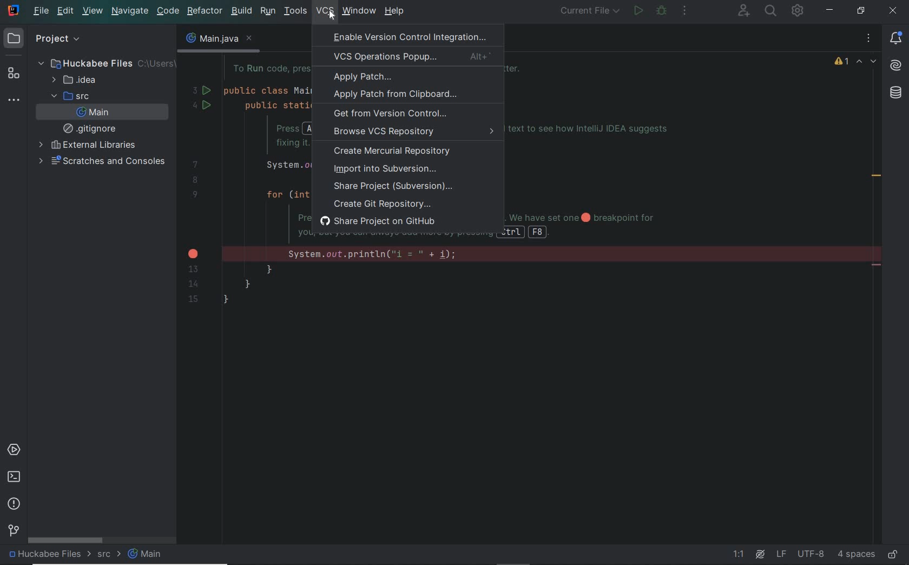 The image size is (909, 565). What do you see at coordinates (895, 94) in the screenshot?
I see `database` at bounding box center [895, 94].